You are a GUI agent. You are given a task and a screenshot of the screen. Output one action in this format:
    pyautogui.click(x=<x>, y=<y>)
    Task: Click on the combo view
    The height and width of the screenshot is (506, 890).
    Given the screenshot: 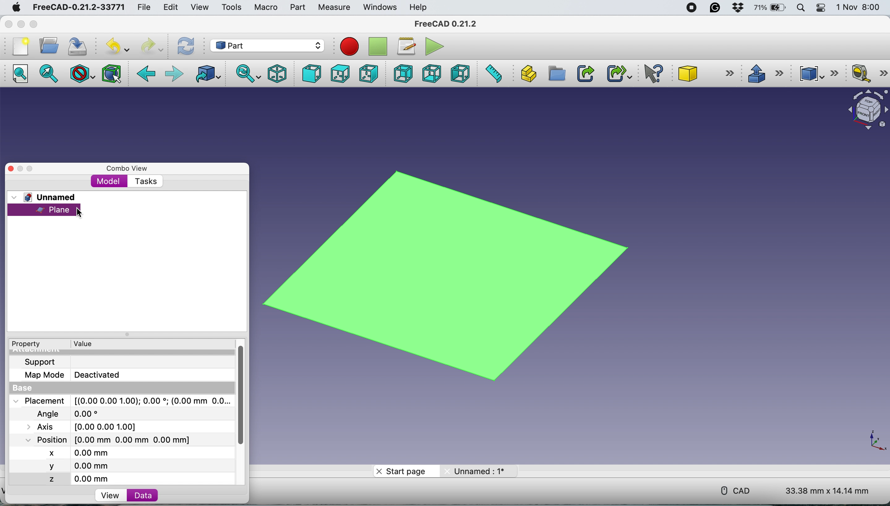 What is the action you would take?
    pyautogui.click(x=130, y=169)
    